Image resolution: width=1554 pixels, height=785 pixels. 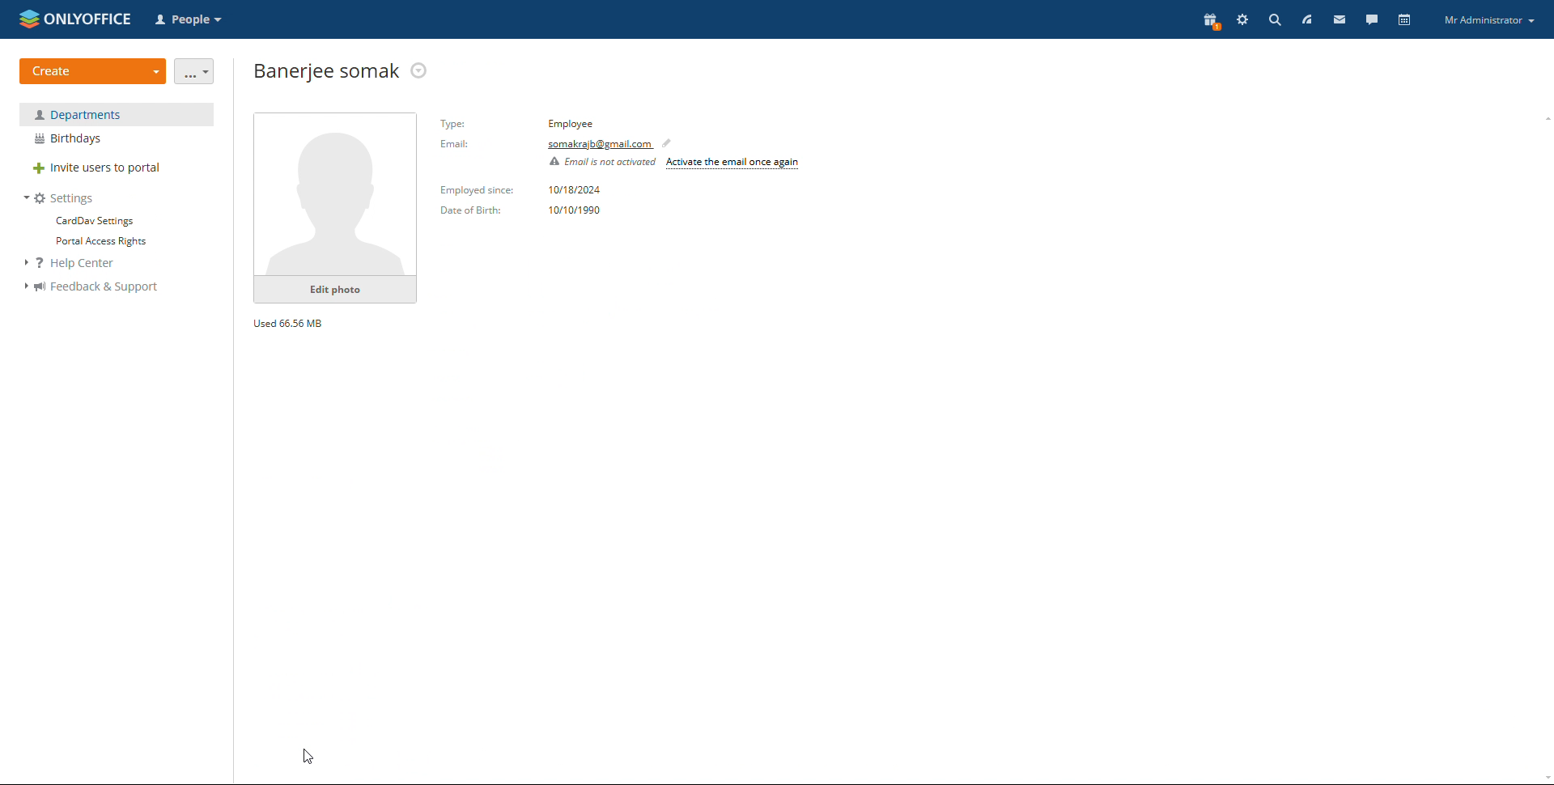 I want to click on date of birth, so click(x=576, y=210).